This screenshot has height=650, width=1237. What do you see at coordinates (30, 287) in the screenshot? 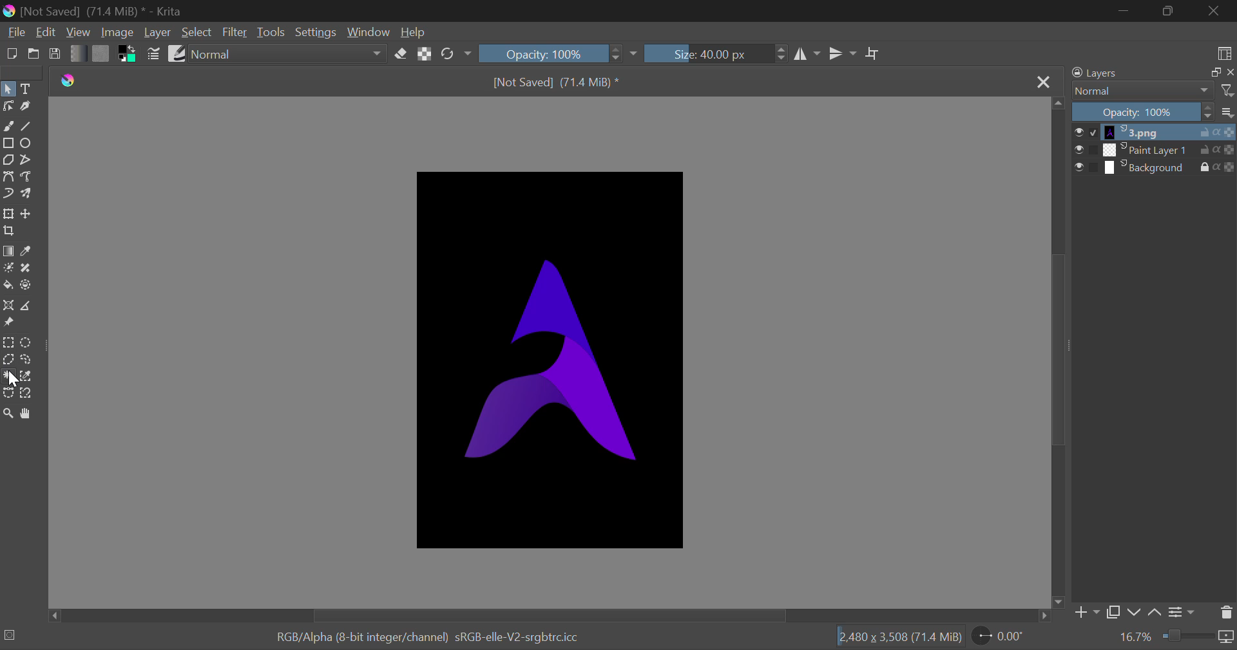
I see `Enclose and Fill` at bounding box center [30, 287].